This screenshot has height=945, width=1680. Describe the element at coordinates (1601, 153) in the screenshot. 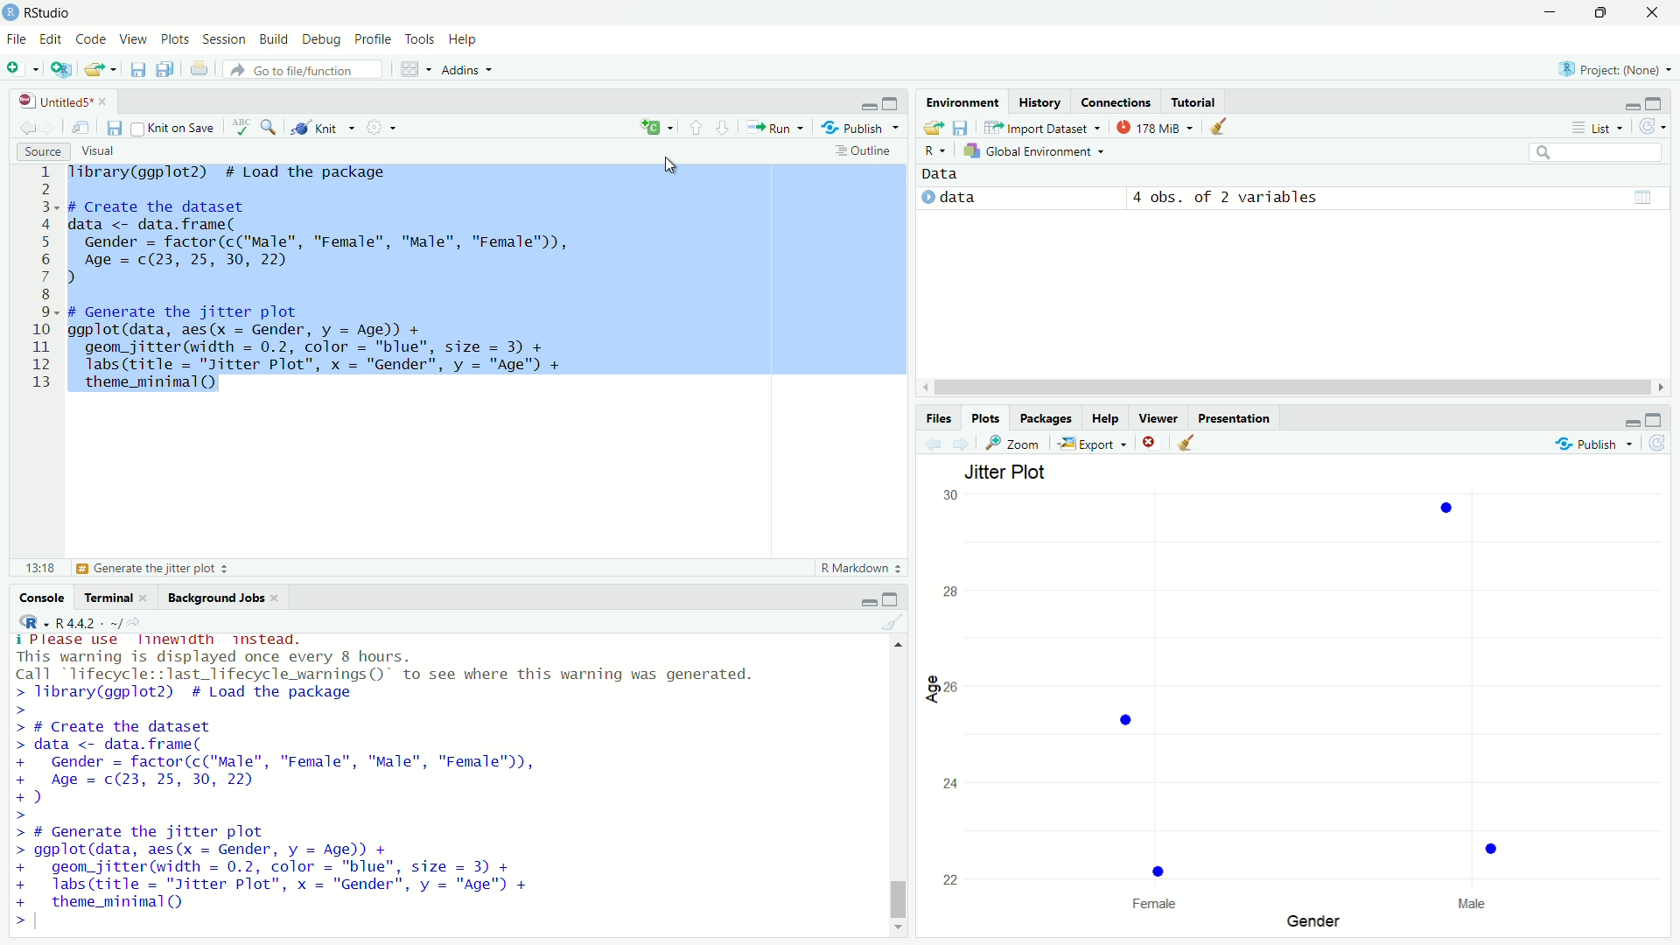

I see `search field` at that location.